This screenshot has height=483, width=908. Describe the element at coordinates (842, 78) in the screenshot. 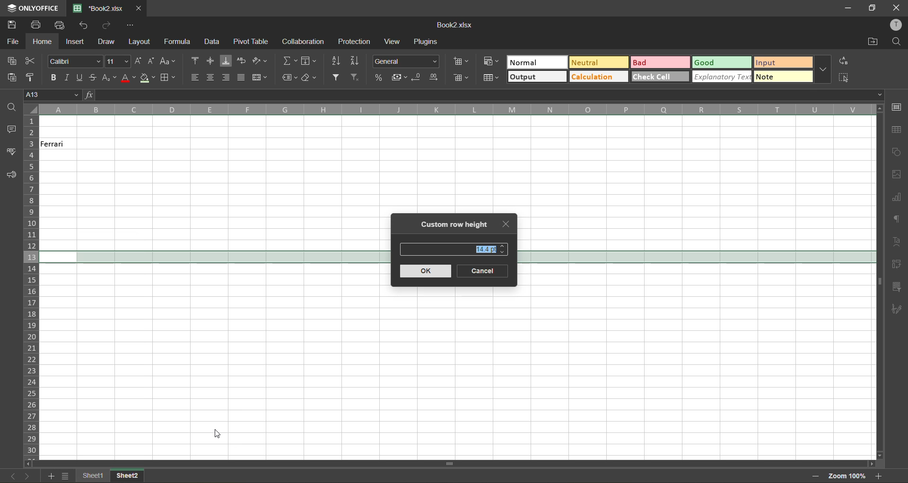

I see `select all` at that location.